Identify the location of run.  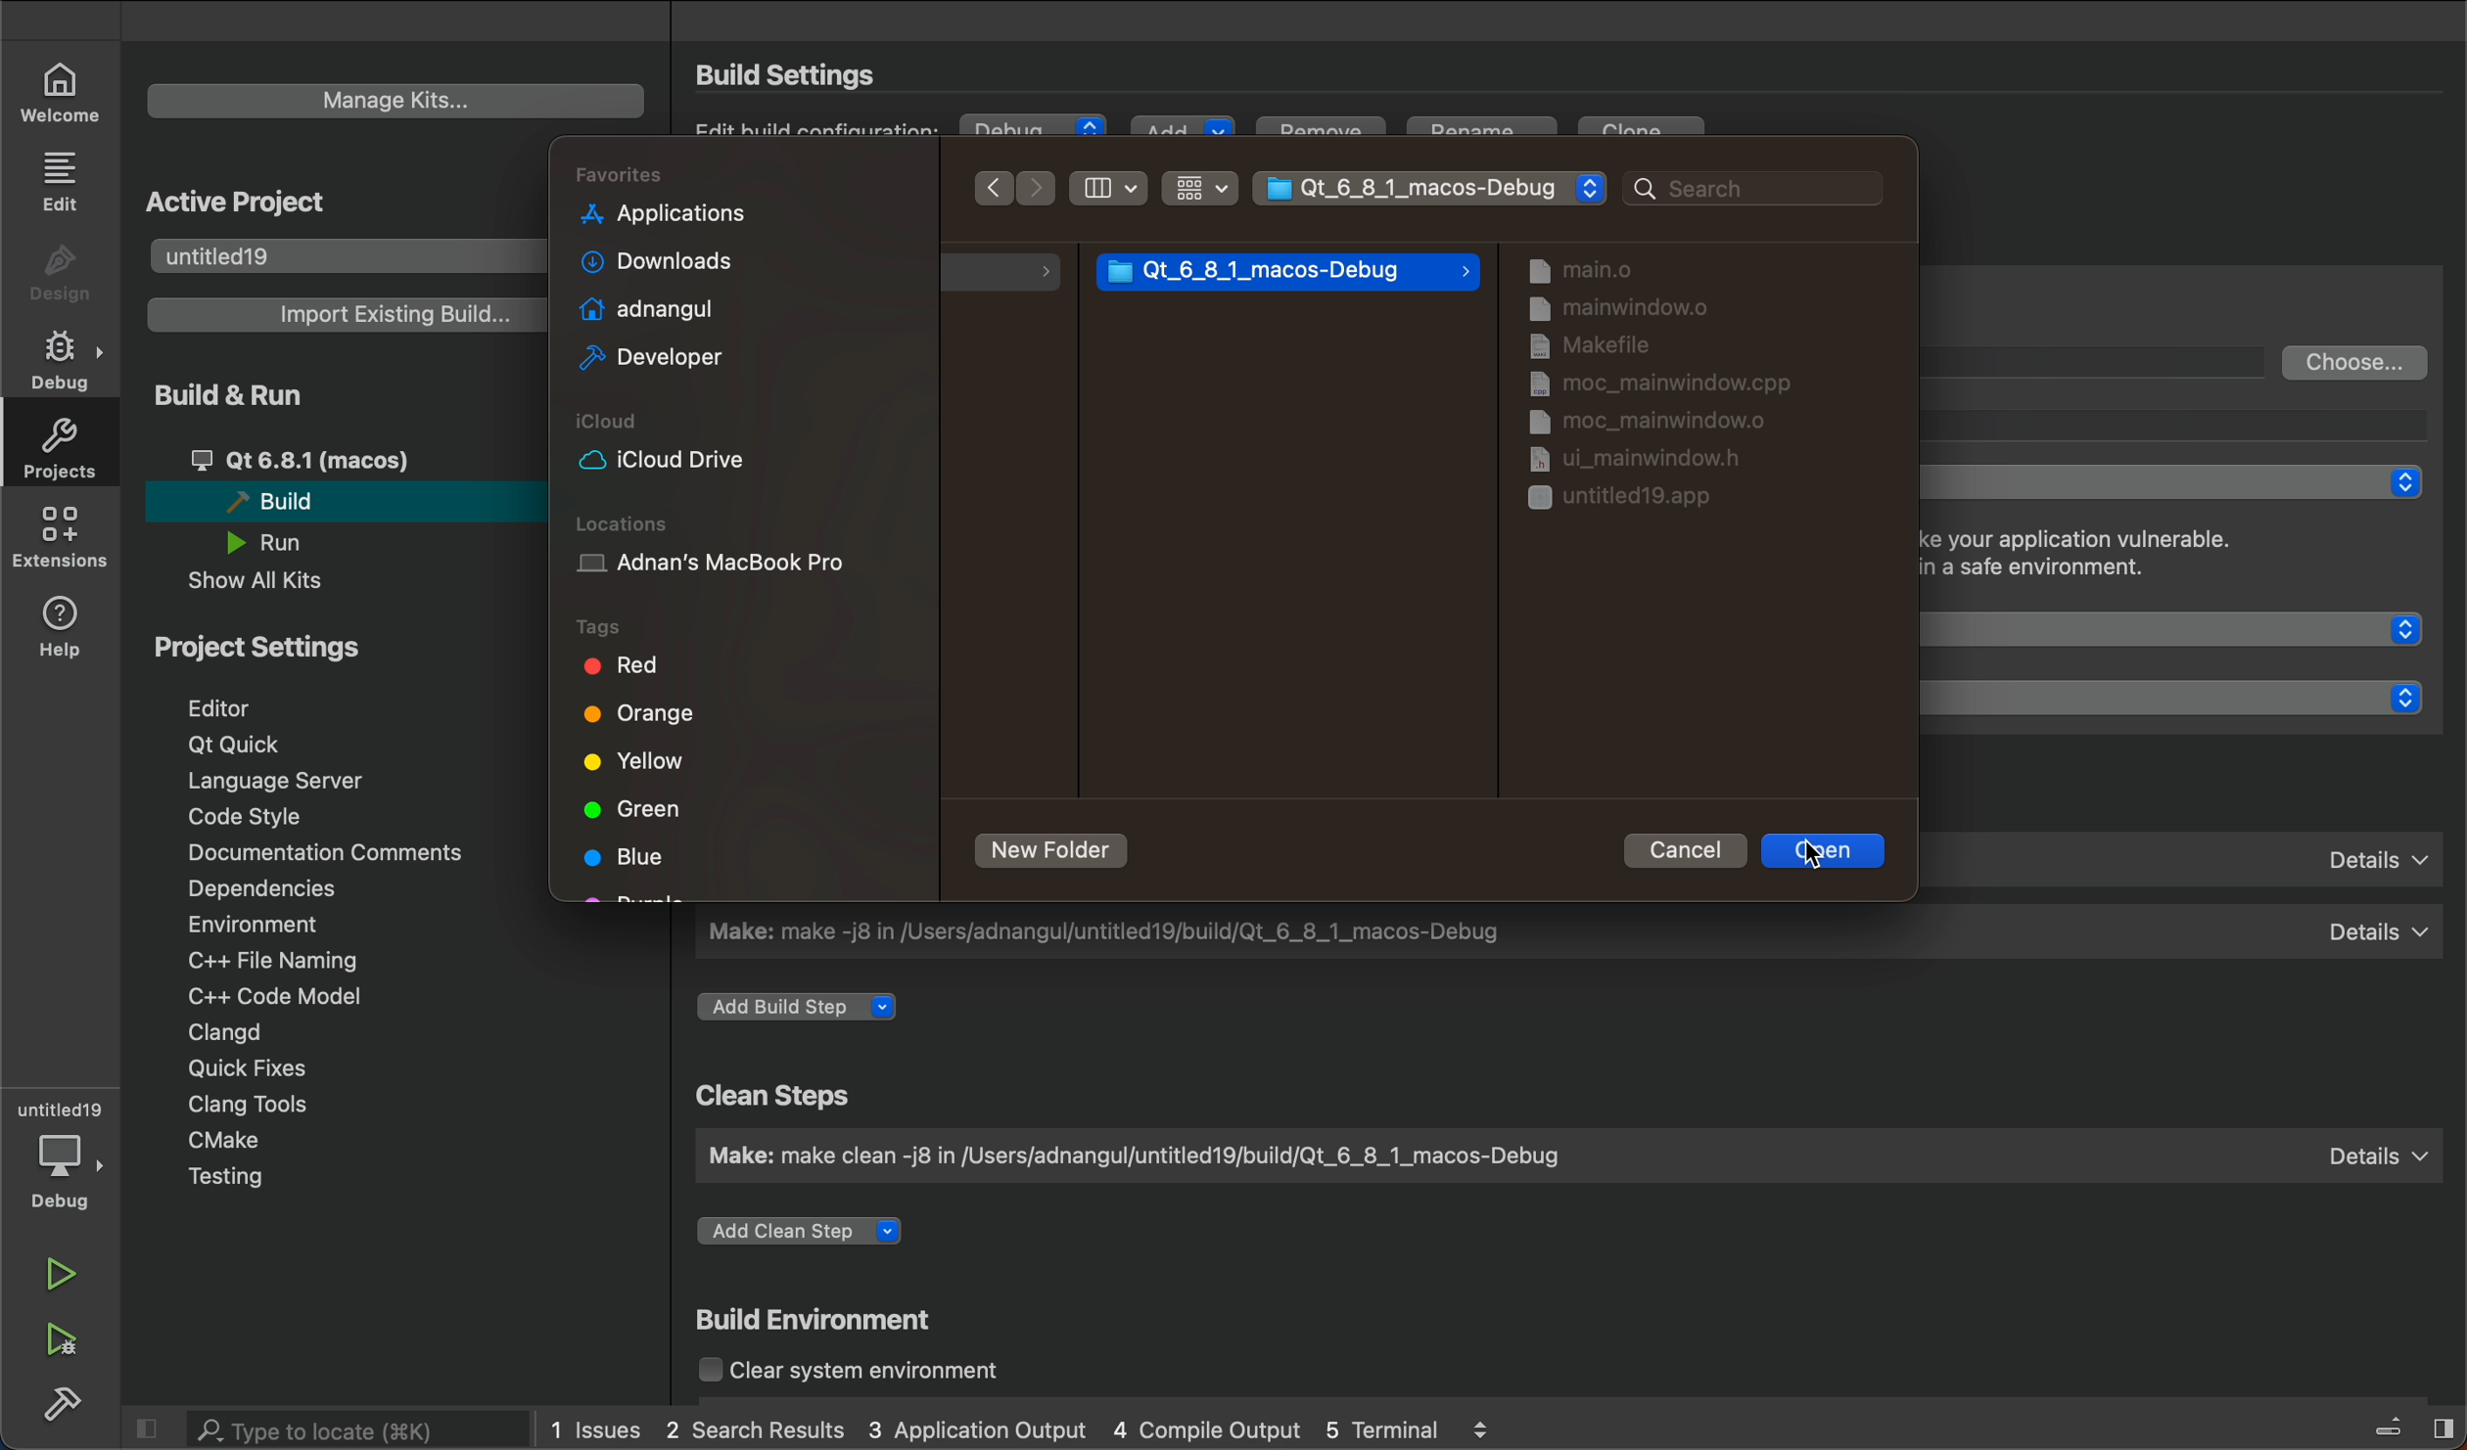
(66, 1276).